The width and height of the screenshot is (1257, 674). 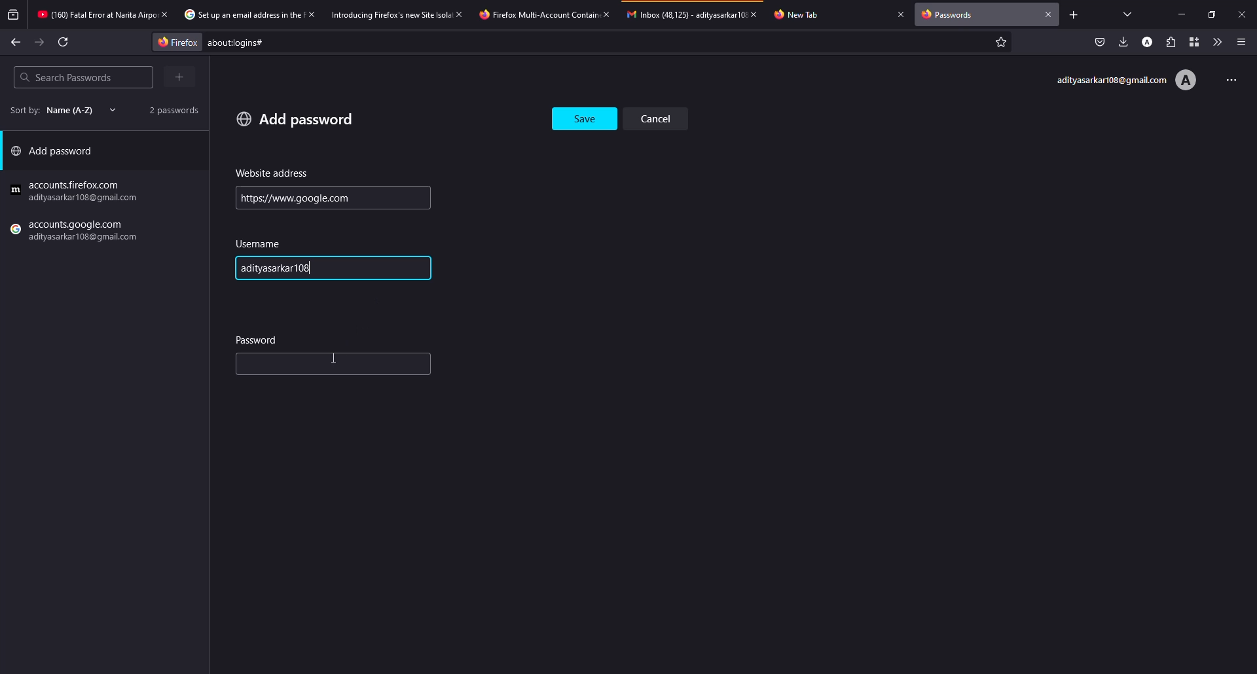 I want to click on more options, so click(x=1227, y=79).